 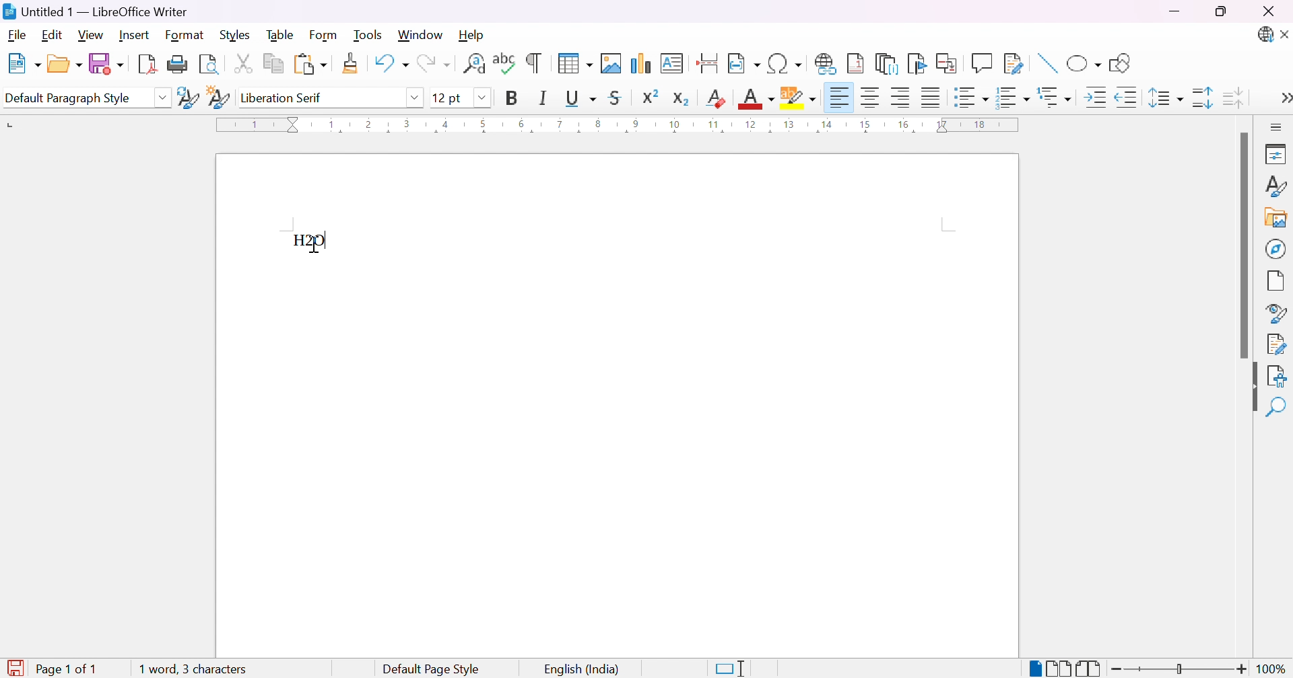 I want to click on Insert, so click(x=134, y=35).